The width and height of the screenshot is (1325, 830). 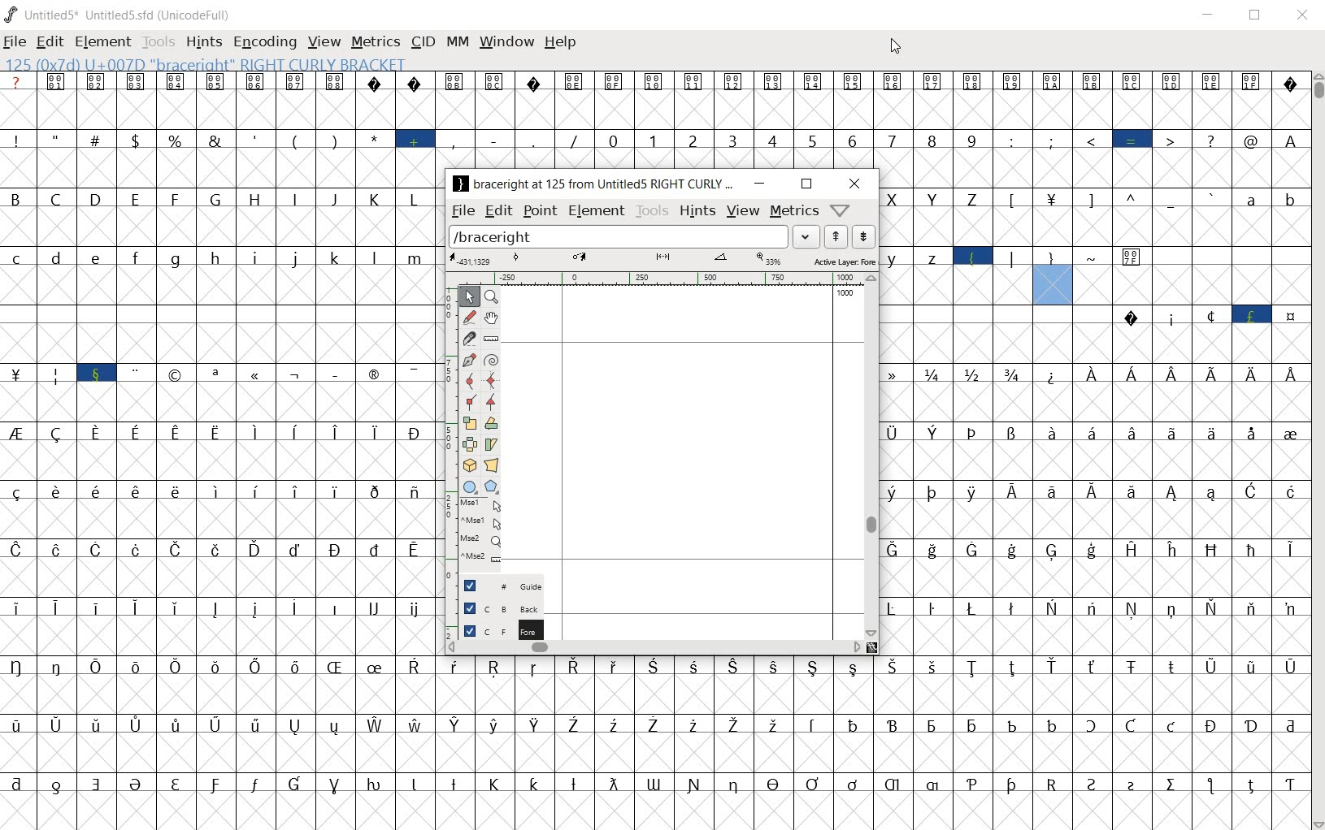 I want to click on MM, so click(x=458, y=43).